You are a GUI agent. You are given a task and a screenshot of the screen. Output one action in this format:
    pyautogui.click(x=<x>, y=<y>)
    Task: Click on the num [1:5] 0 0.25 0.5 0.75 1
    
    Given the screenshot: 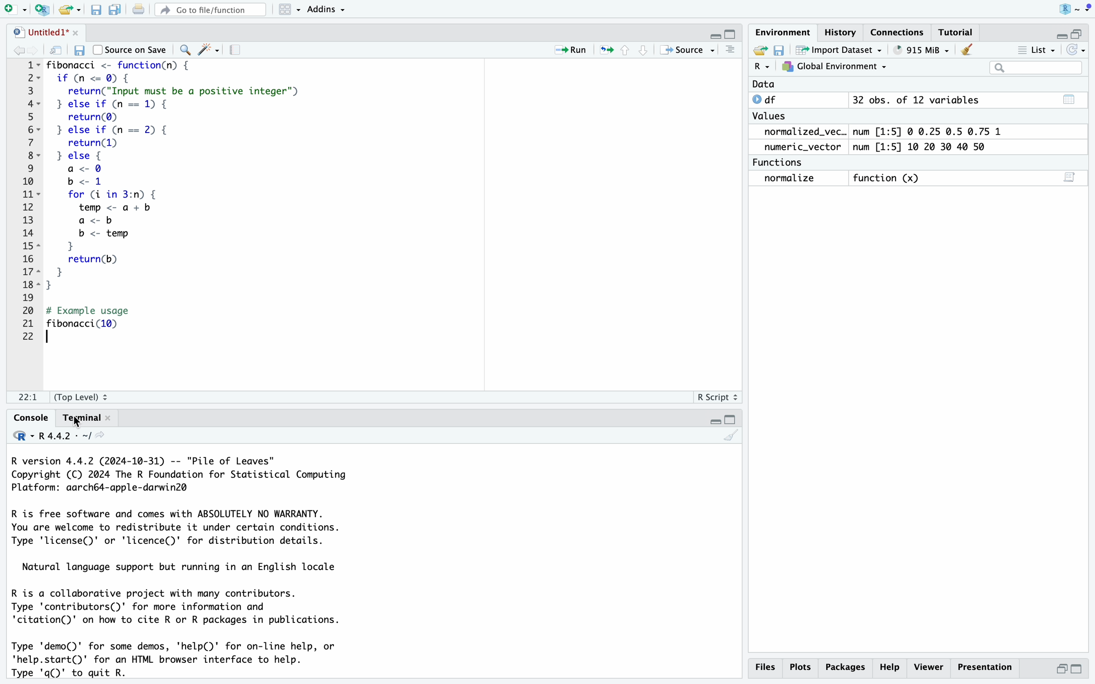 What is the action you would take?
    pyautogui.click(x=925, y=130)
    